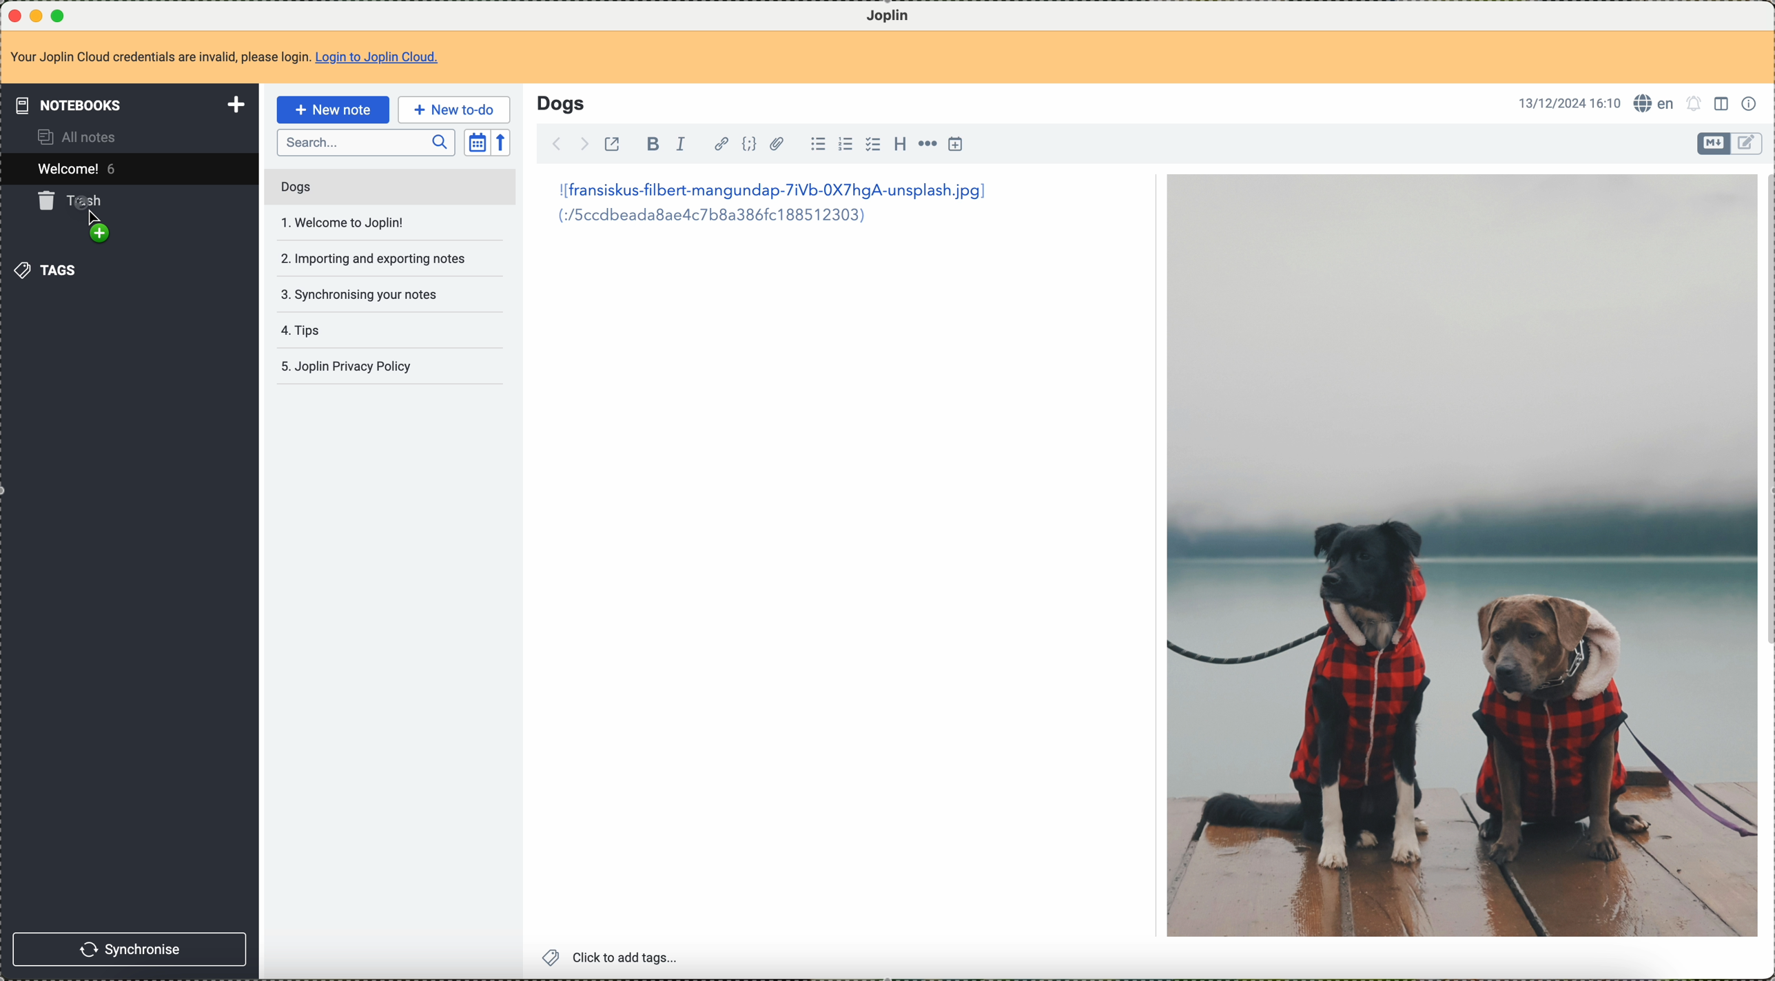  Describe the element at coordinates (844, 145) in the screenshot. I see `numbered list` at that location.